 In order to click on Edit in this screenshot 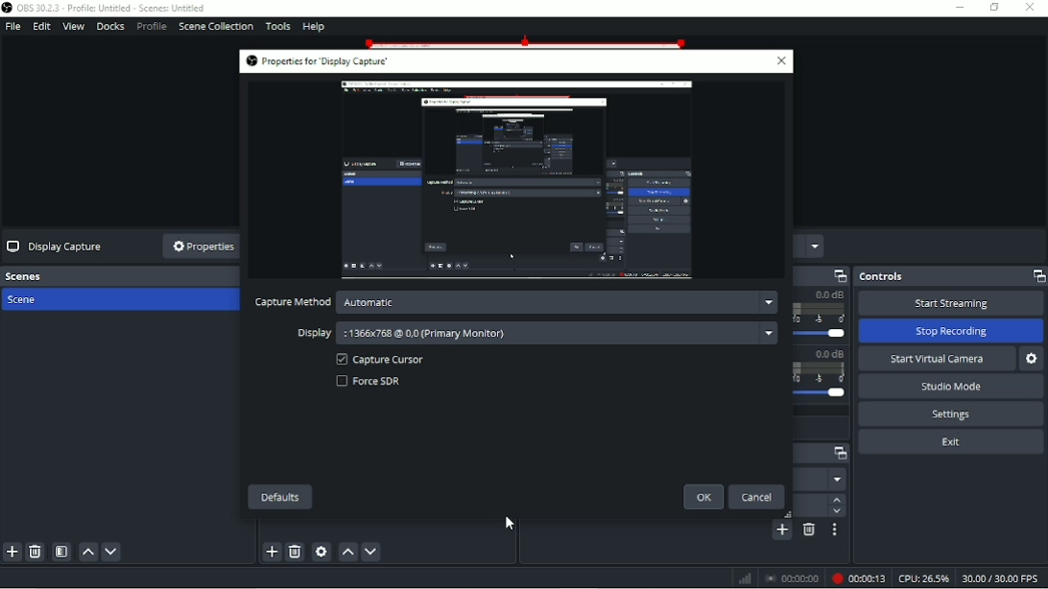, I will do `click(42, 26)`.